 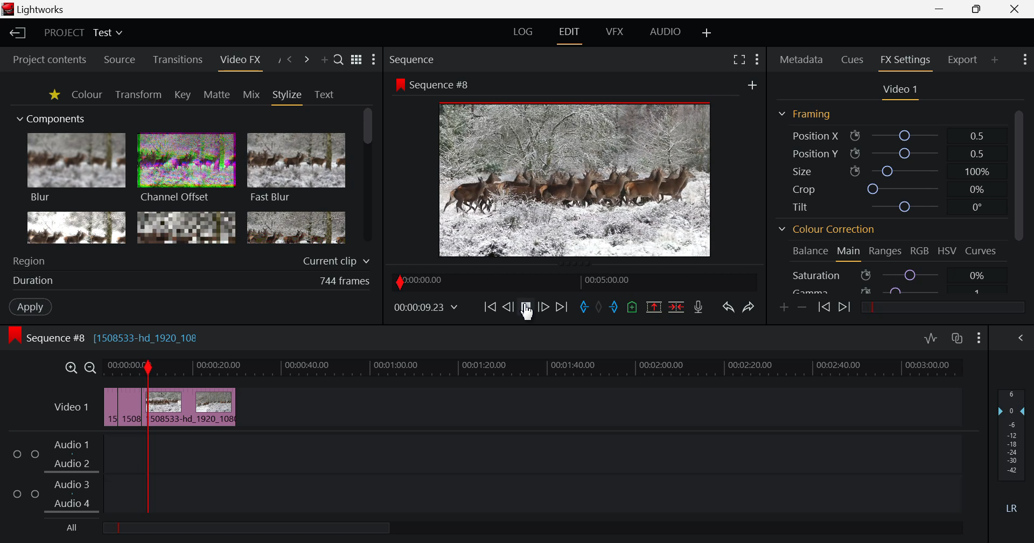 I want to click on Colour Correction, so click(x=827, y=230).